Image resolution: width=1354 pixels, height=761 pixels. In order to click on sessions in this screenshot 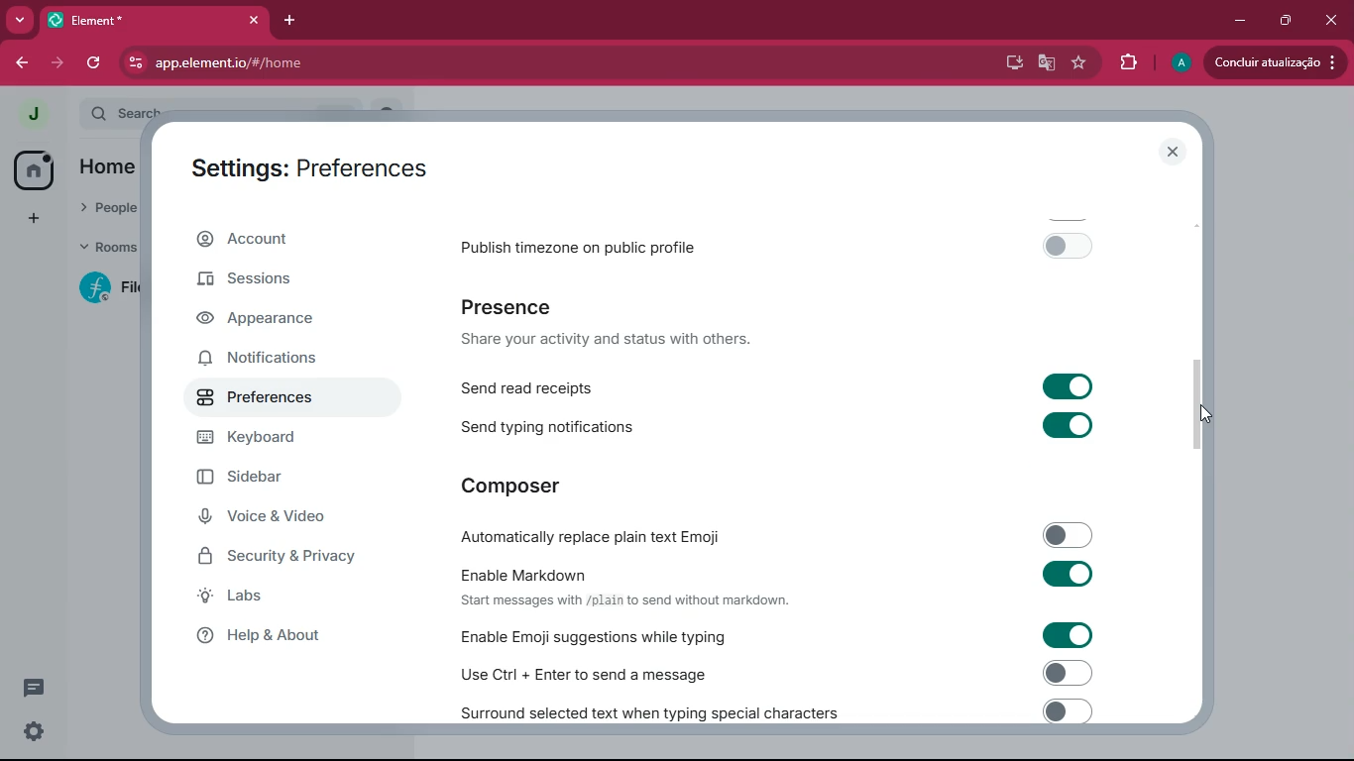, I will do `click(252, 285)`.